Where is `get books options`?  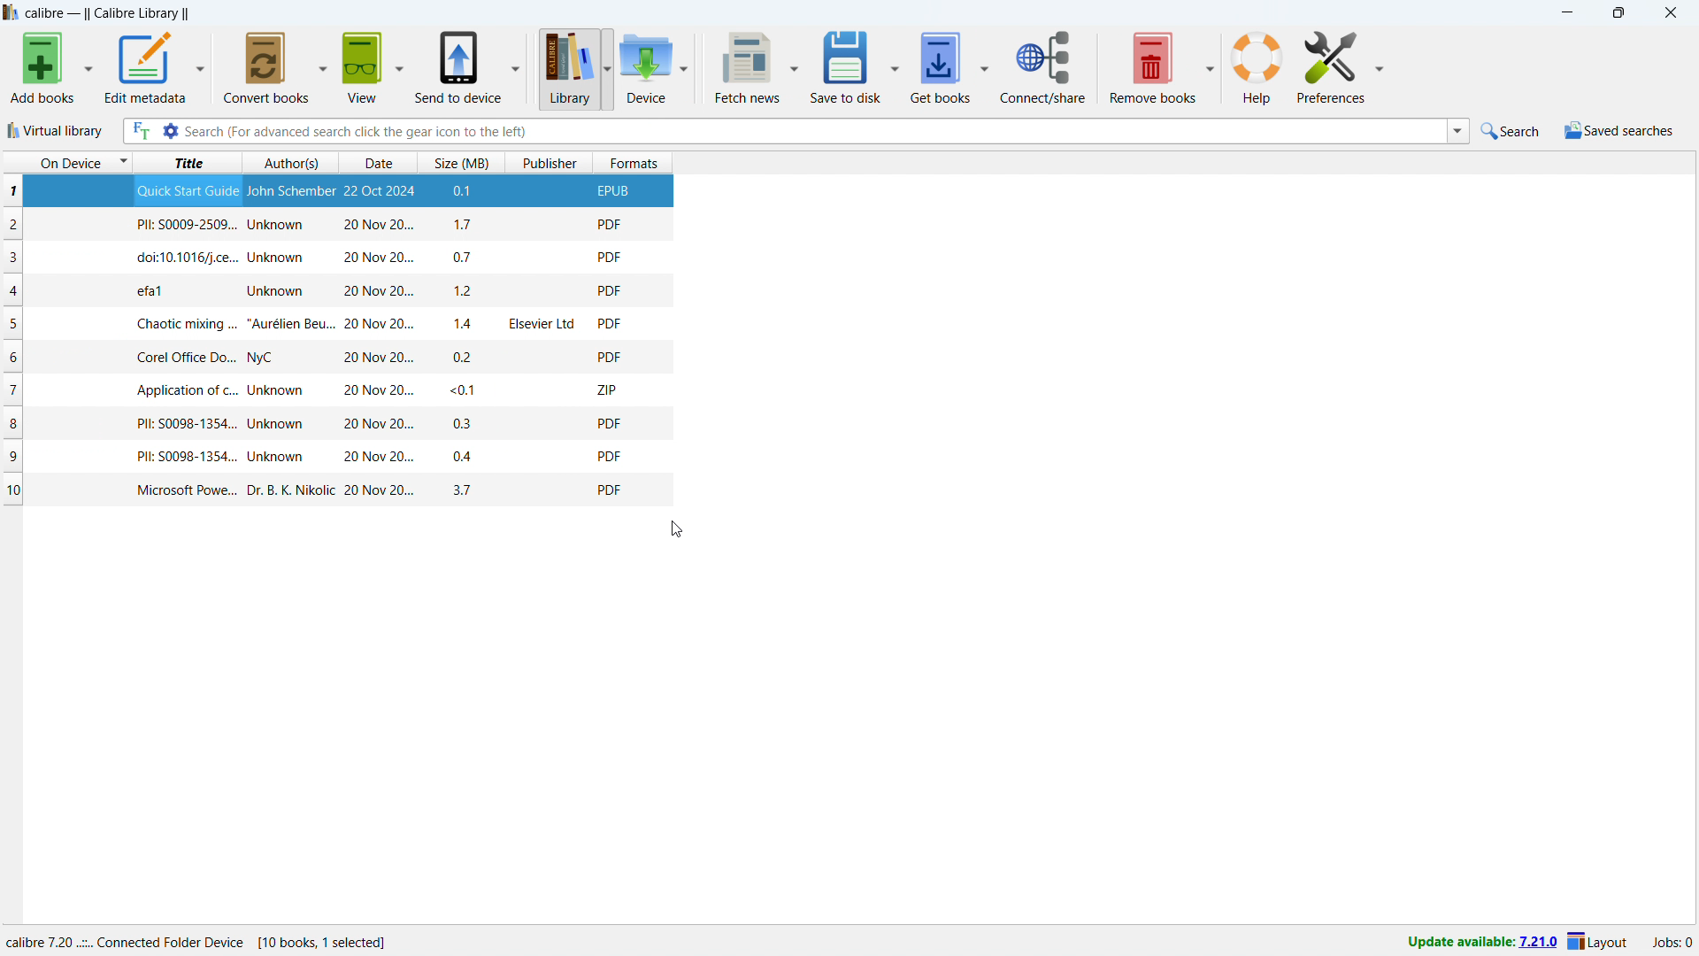 get books options is located at coordinates (984, 68).